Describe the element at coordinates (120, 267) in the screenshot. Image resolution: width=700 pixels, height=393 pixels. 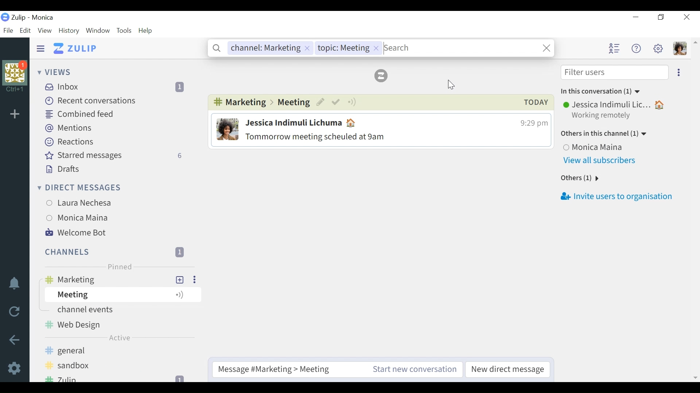
I see `Pinned` at that location.